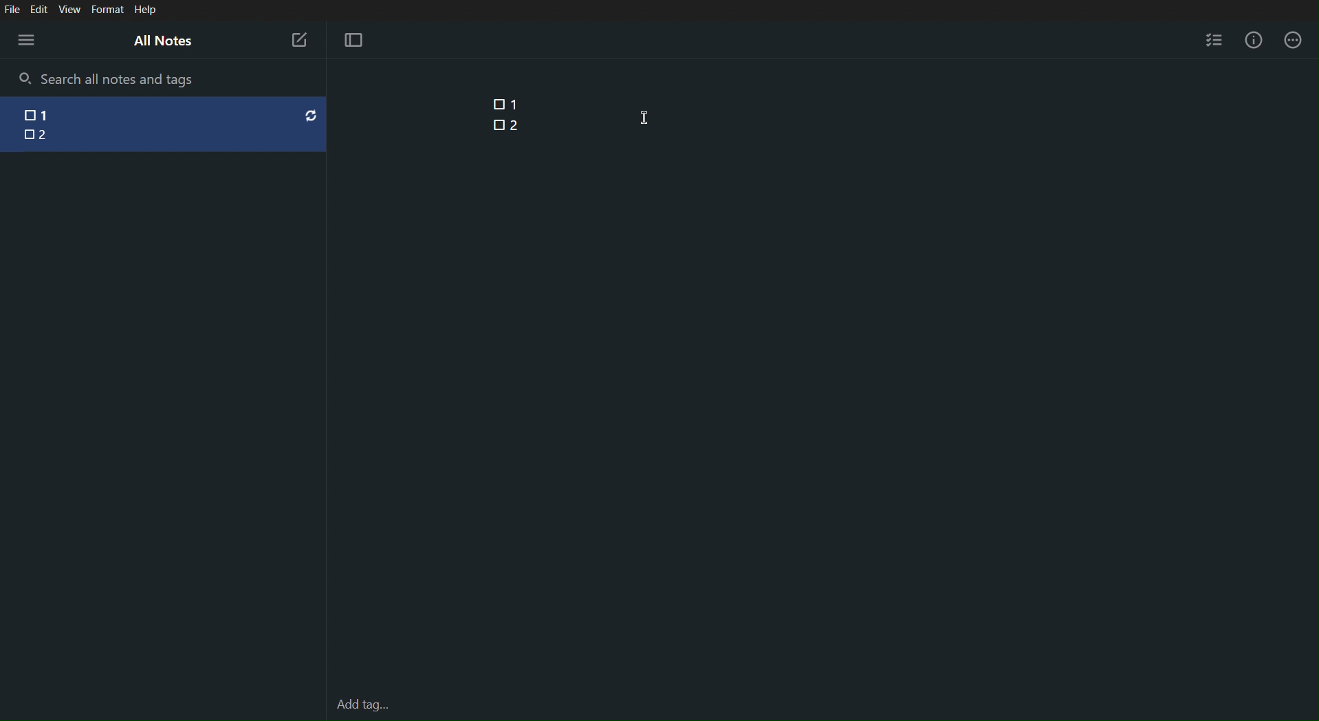  I want to click on Cursor, so click(646, 118).